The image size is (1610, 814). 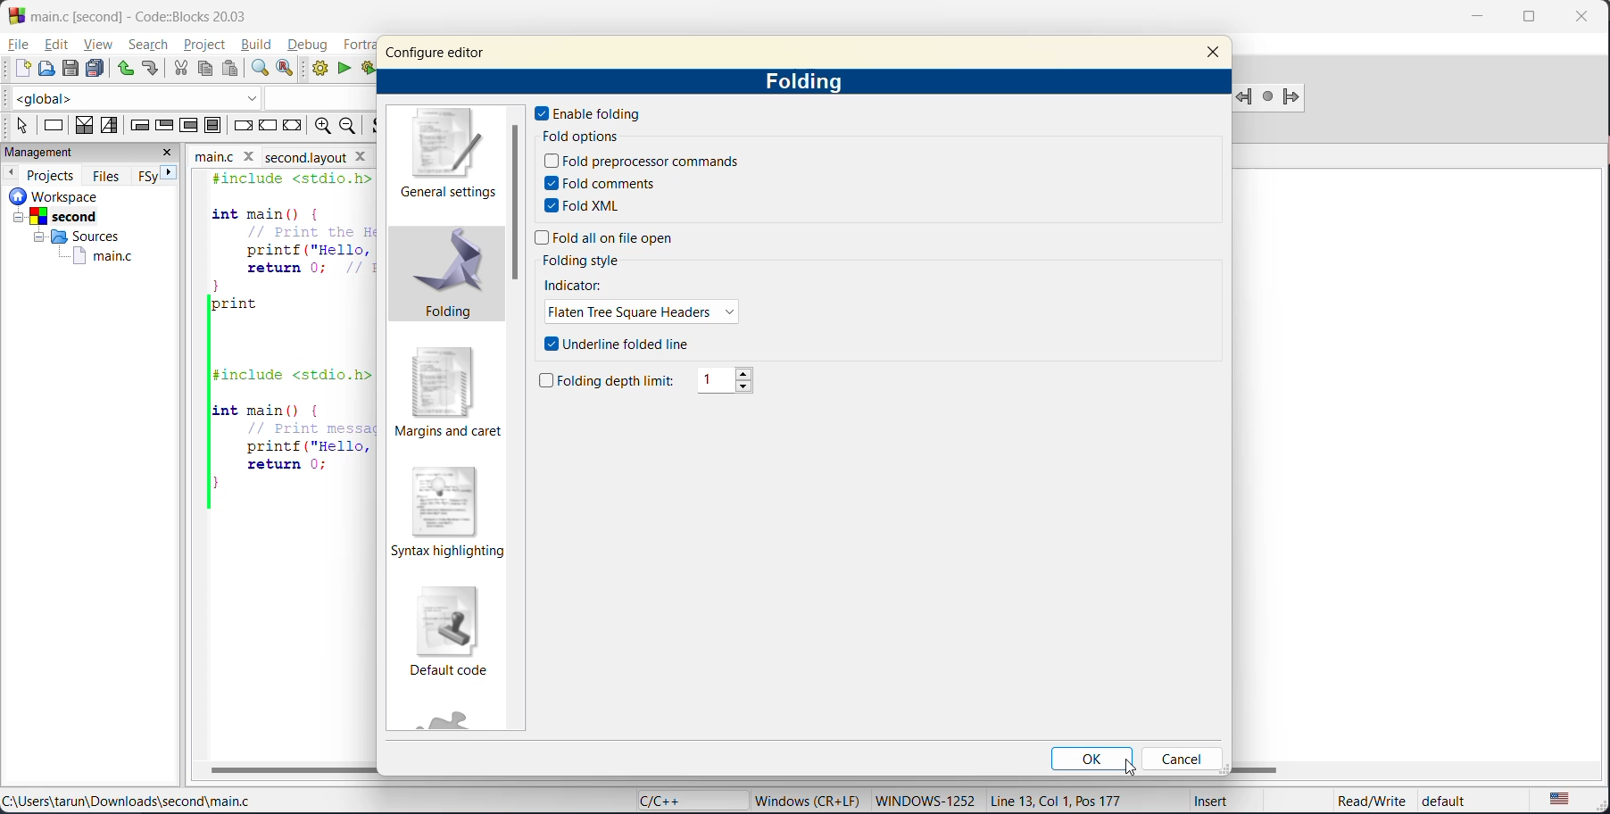 I want to click on minimize, so click(x=1478, y=19).